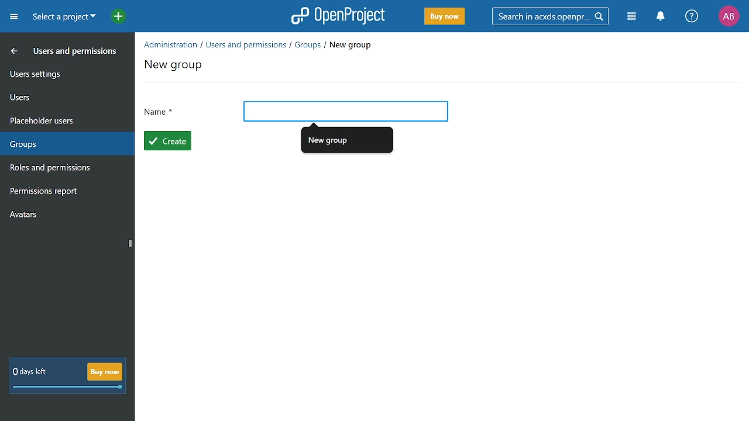 The image size is (749, 421). I want to click on Users and permission, so click(58, 52).